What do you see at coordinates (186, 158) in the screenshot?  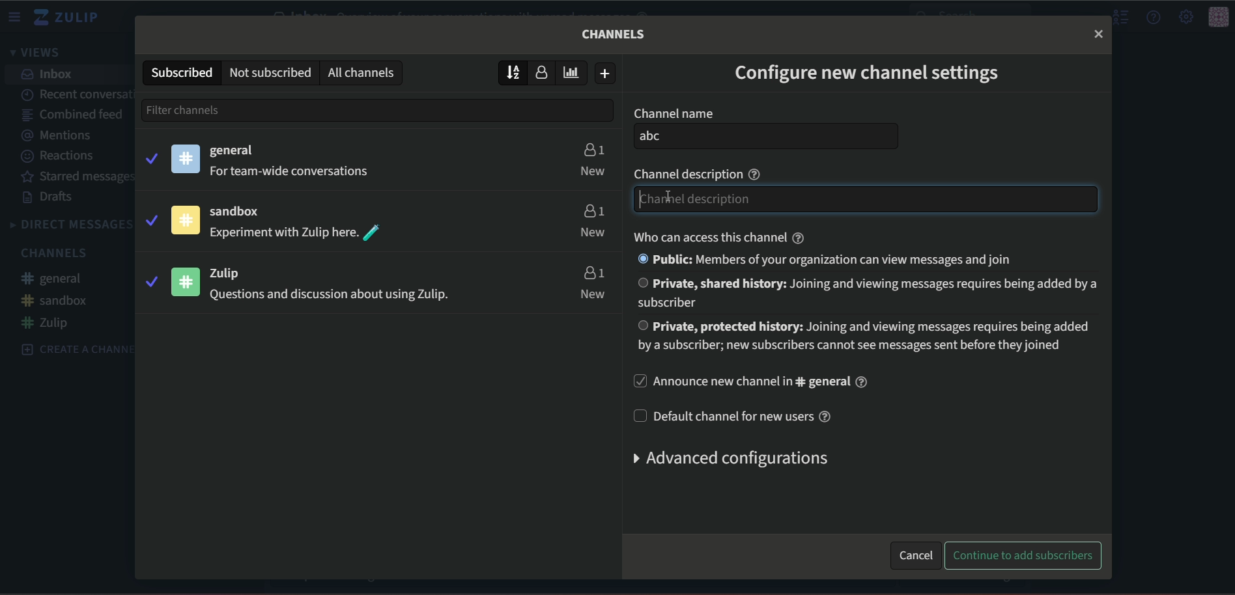 I see `icon` at bounding box center [186, 158].